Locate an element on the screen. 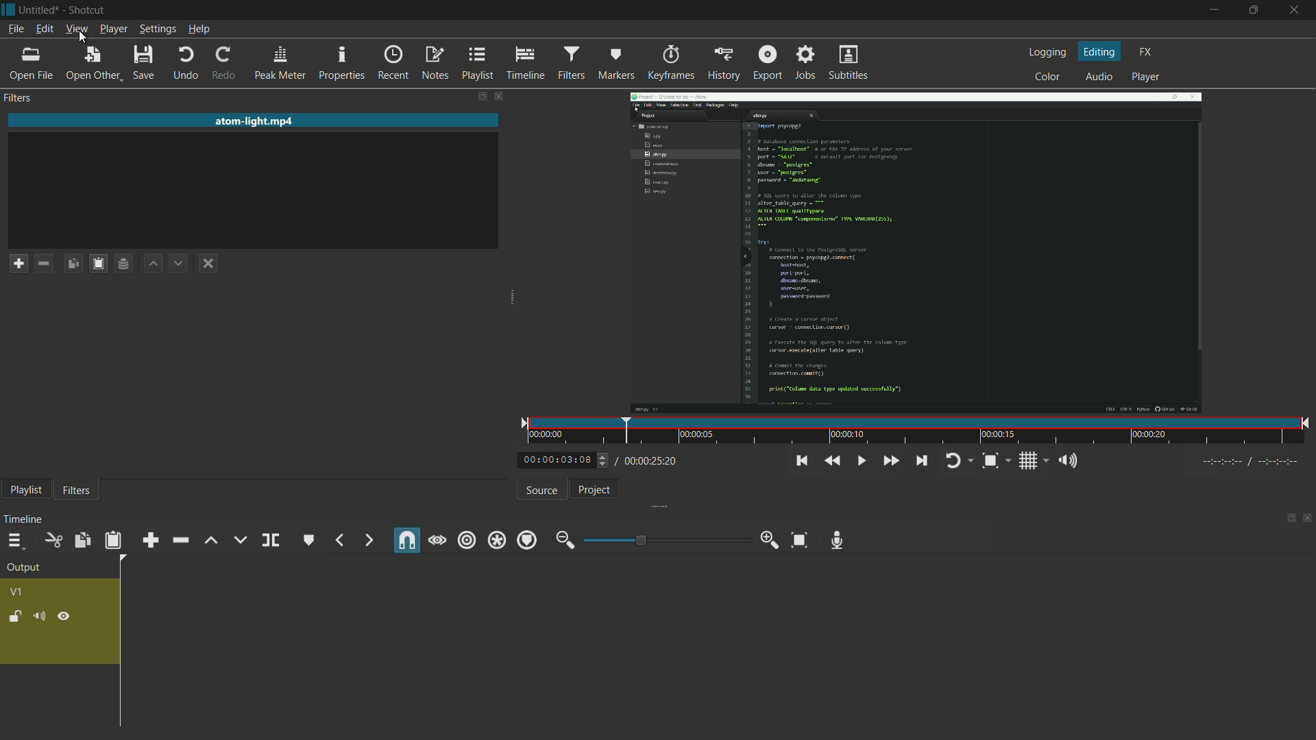 The image size is (1316, 740). toggle grid is located at coordinates (1027, 461).